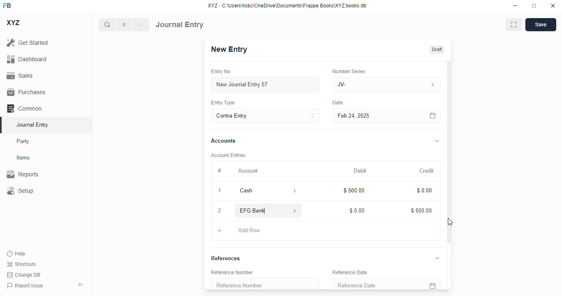 The image size is (562, 296). I want to click on minimize, so click(515, 6).